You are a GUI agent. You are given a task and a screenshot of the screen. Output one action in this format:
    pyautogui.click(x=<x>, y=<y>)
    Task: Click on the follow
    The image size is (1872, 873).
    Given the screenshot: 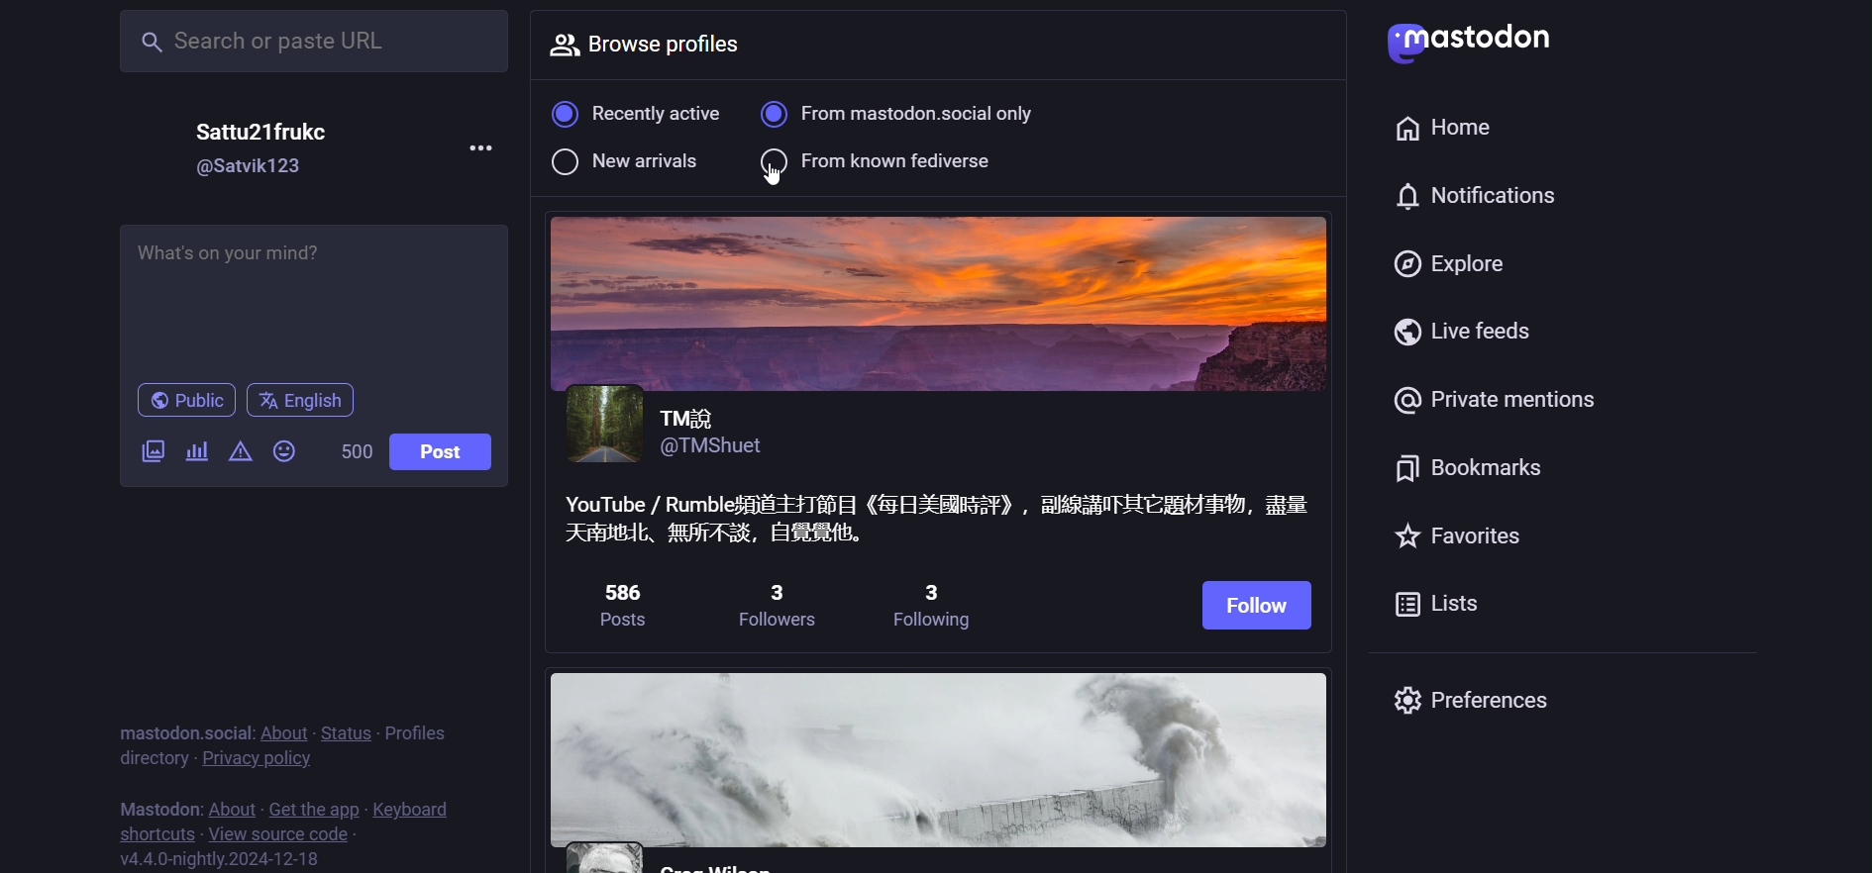 What is the action you would take?
    pyautogui.click(x=1254, y=604)
    